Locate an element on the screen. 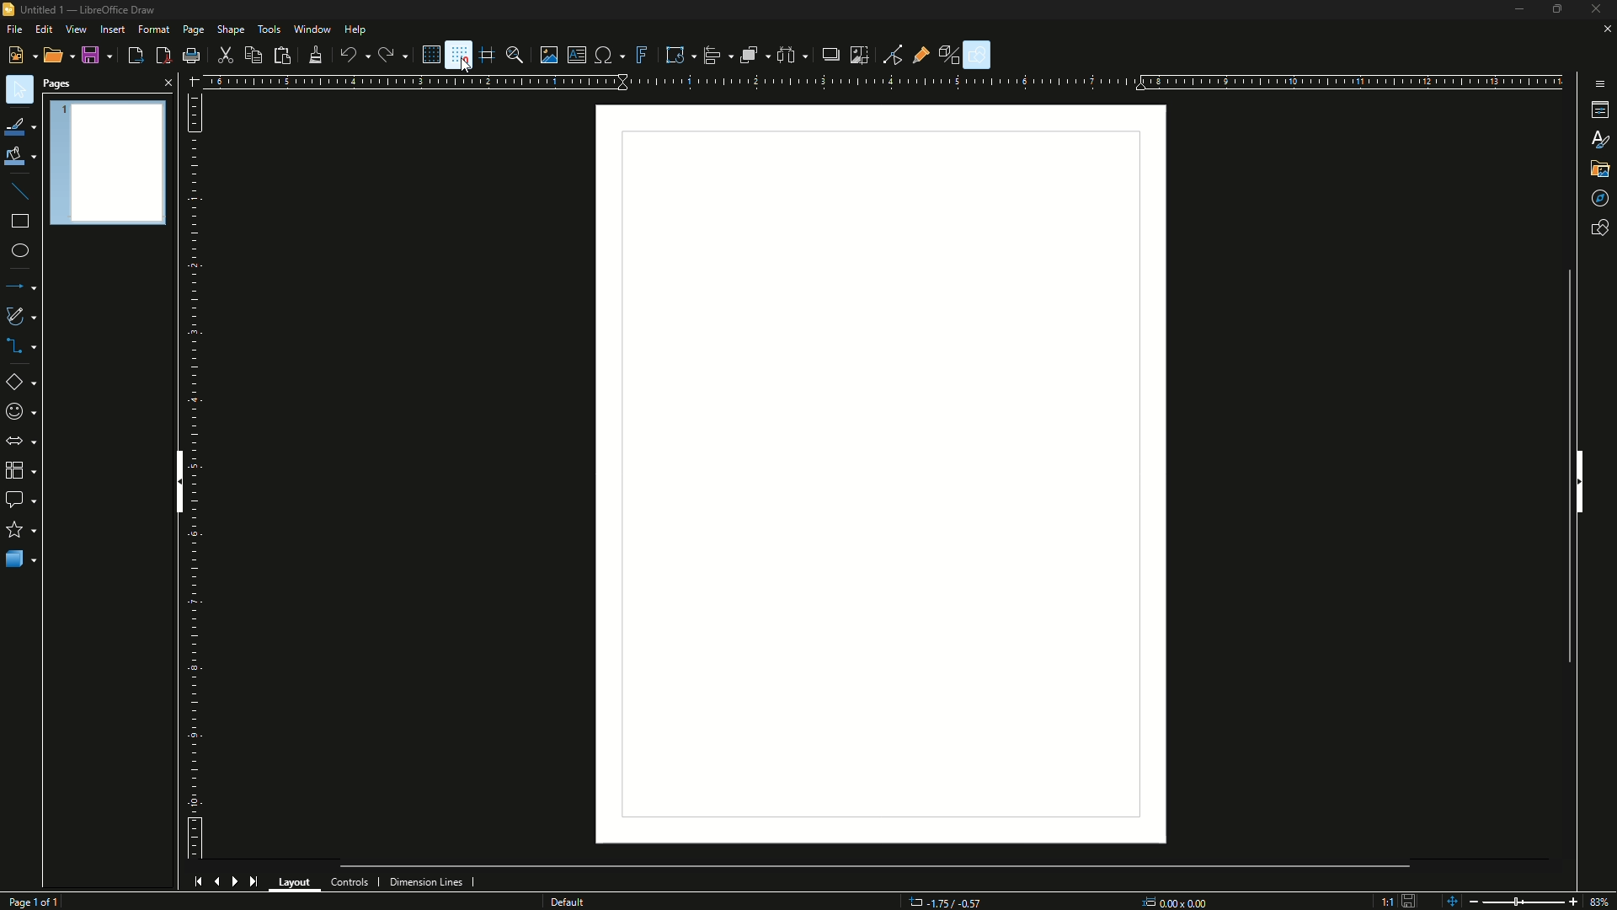  Arrange is located at coordinates (751, 57).